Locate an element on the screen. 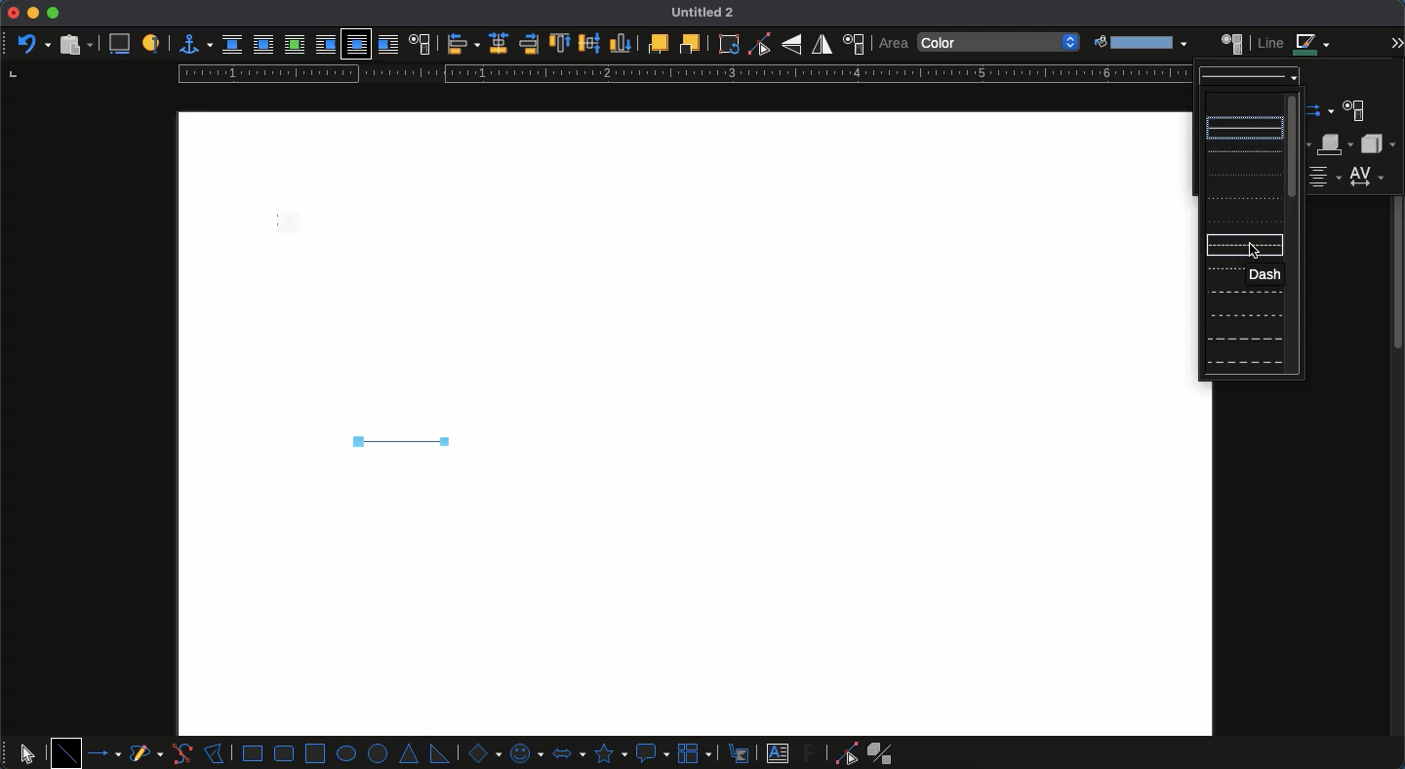 The image size is (1405, 769). dash is located at coordinates (1265, 274).